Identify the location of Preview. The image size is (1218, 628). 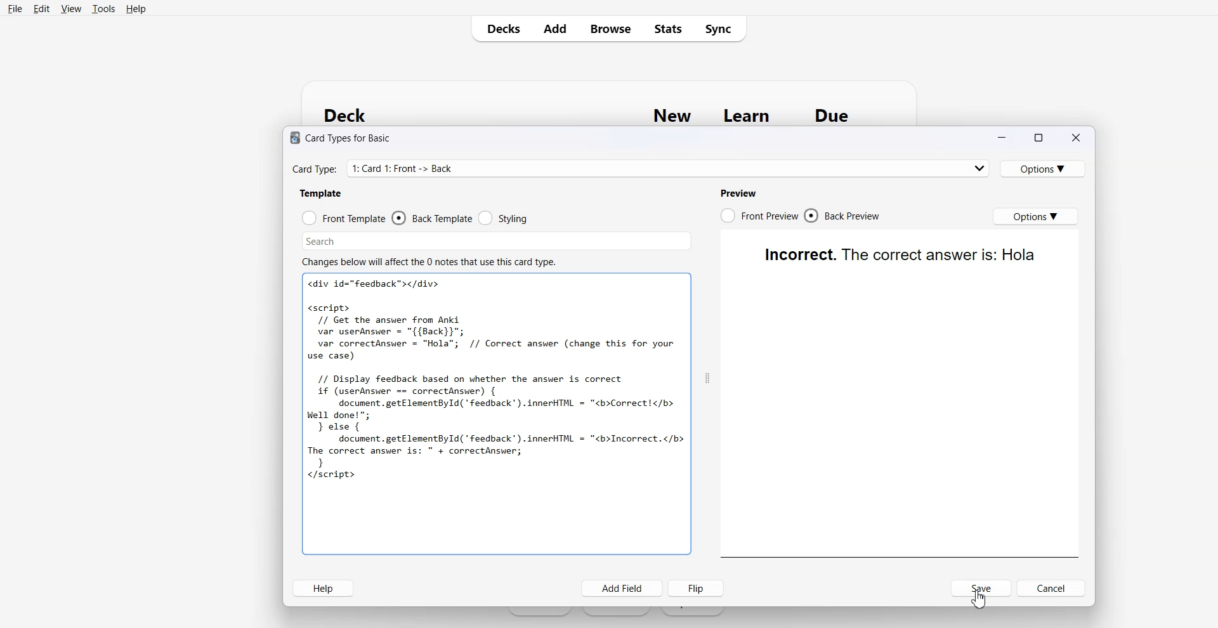
(740, 193).